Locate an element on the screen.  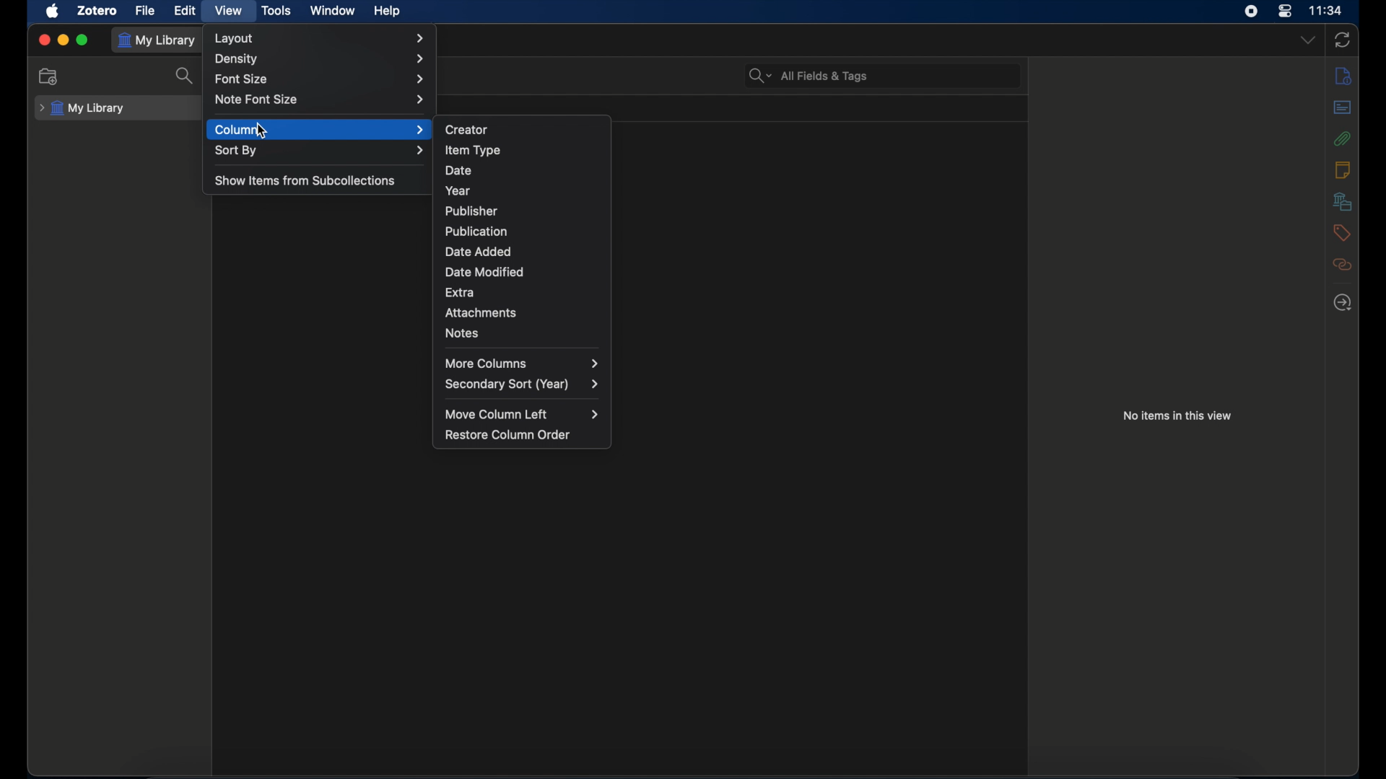
restore column order is located at coordinates (507, 435).